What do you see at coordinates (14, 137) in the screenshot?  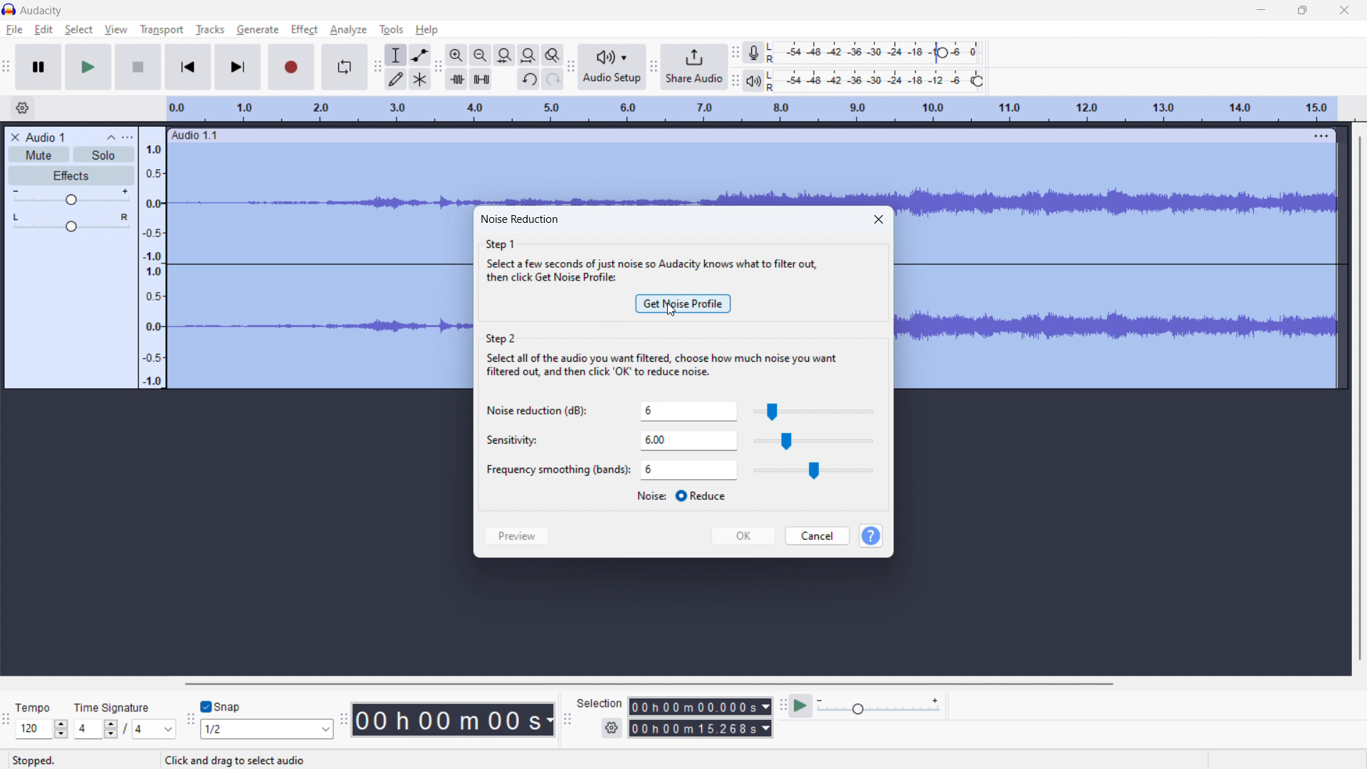 I see `delete audio` at bounding box center [14, 137].